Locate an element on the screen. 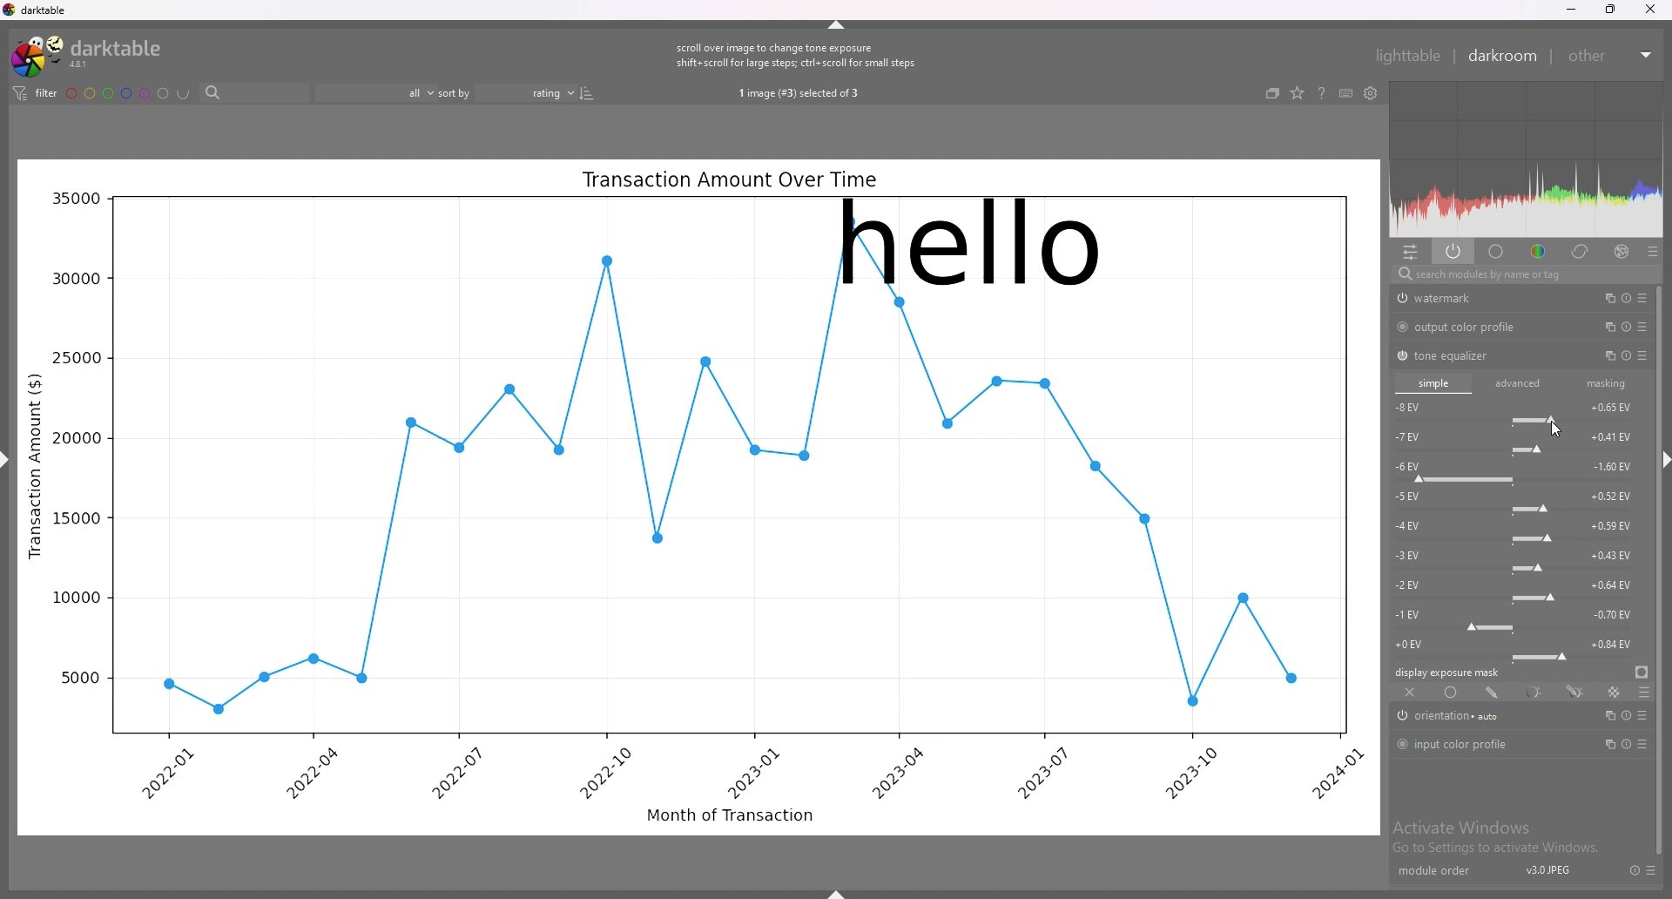  module order is located at coordinates (1438, 871).